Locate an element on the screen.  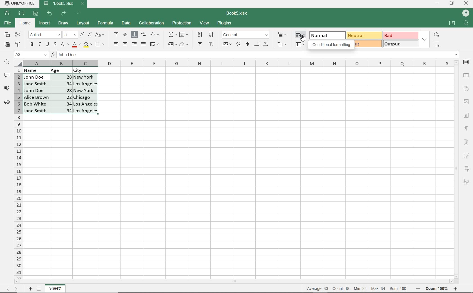
PLUGINS is located at coordinates (225, 24).